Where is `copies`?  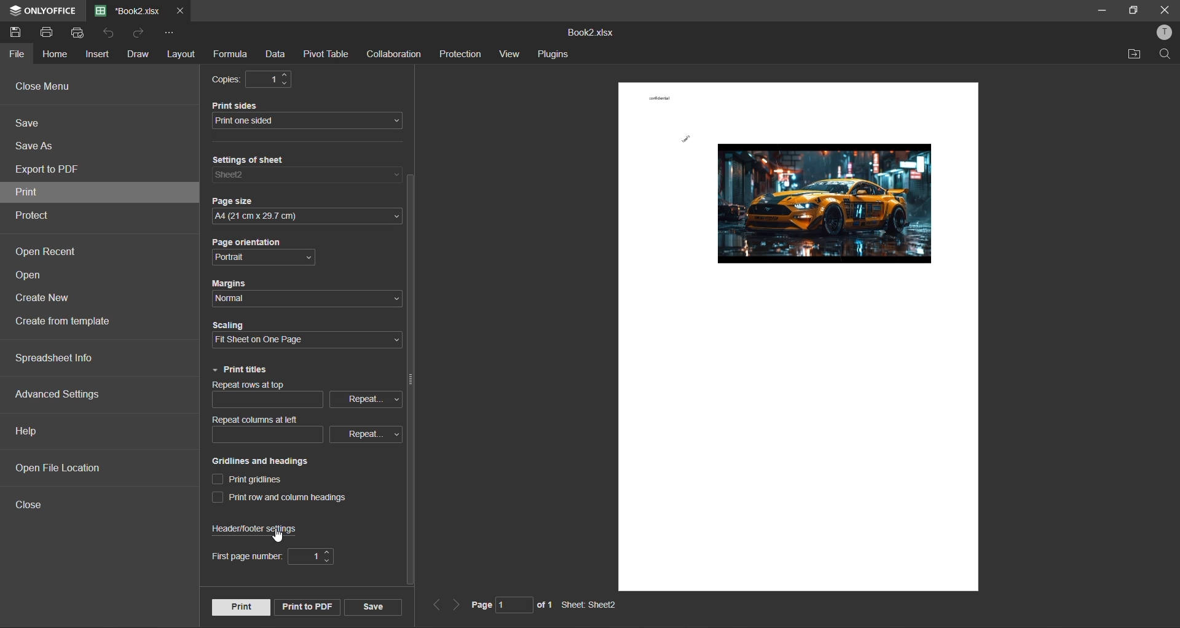
copies is located at coordinates (249, 79).